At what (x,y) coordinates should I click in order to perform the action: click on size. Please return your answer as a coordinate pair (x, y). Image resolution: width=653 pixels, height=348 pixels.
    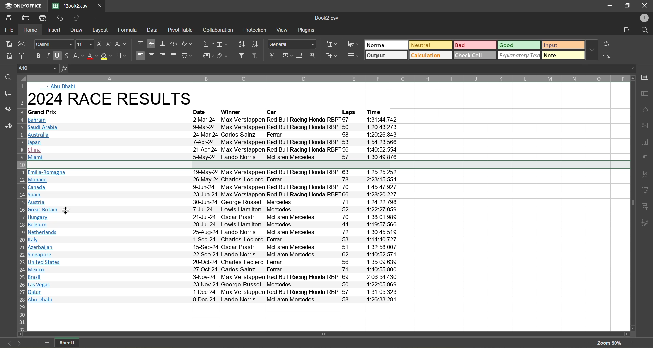
    Looking at the image, I should click on (84, 44).